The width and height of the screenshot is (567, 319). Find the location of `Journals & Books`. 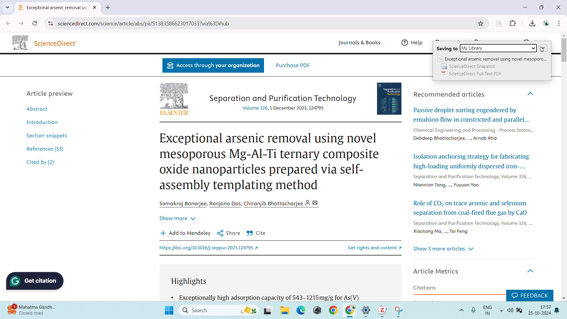

Journals & Books is located at coordinates (358, 43).